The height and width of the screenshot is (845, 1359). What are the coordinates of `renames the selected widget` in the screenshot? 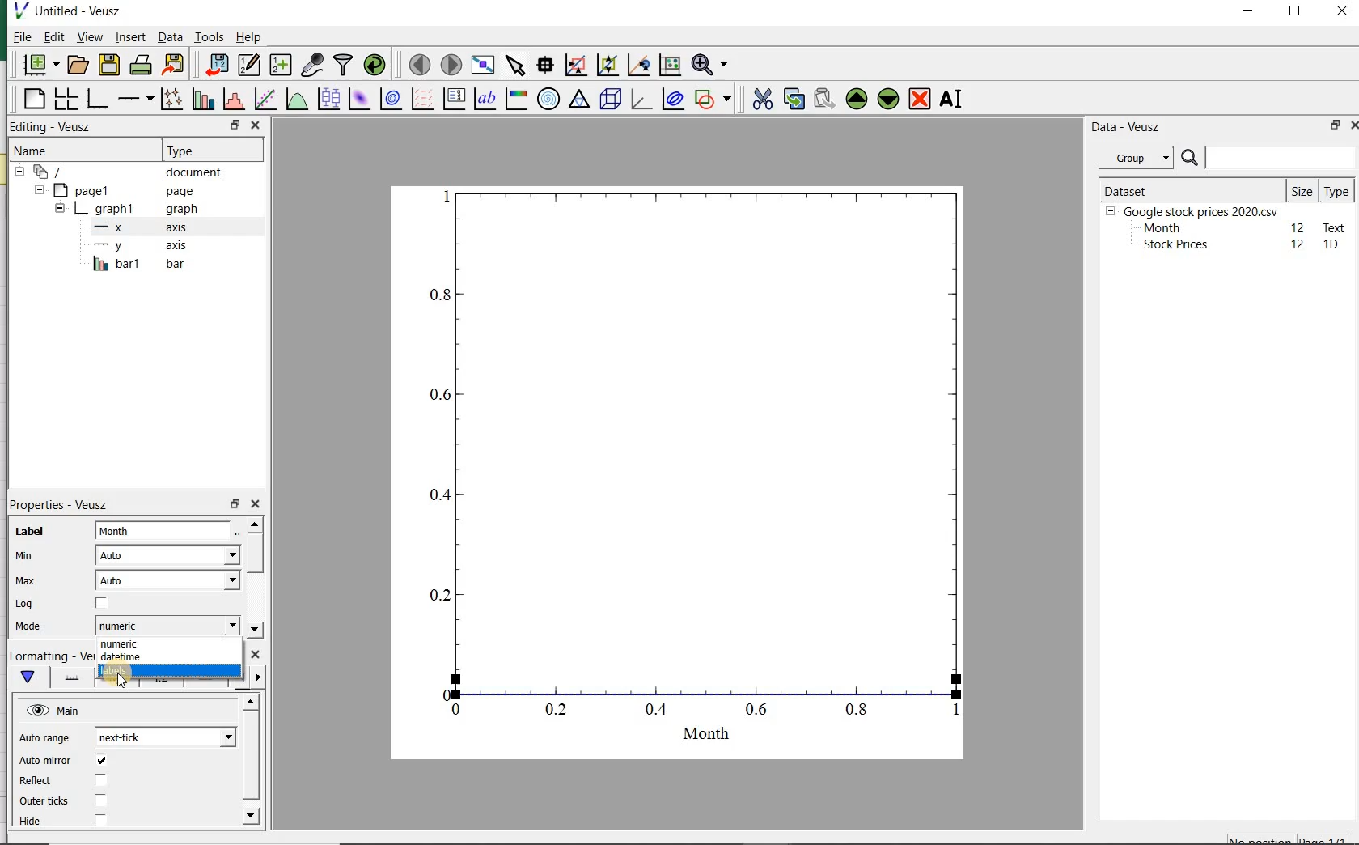 It's located at (949, 101).